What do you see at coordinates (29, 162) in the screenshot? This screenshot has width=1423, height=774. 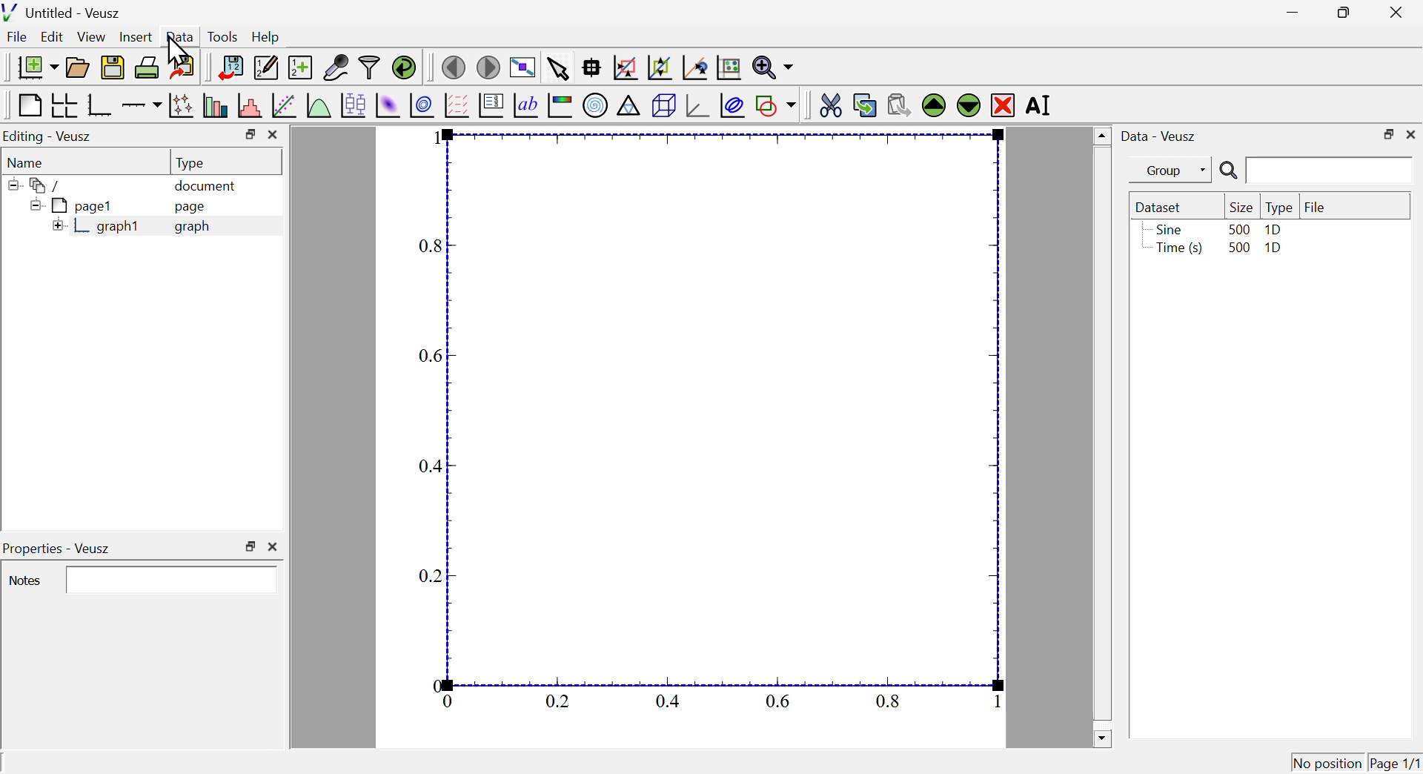 I see `name` at bounding box center [29, 162].